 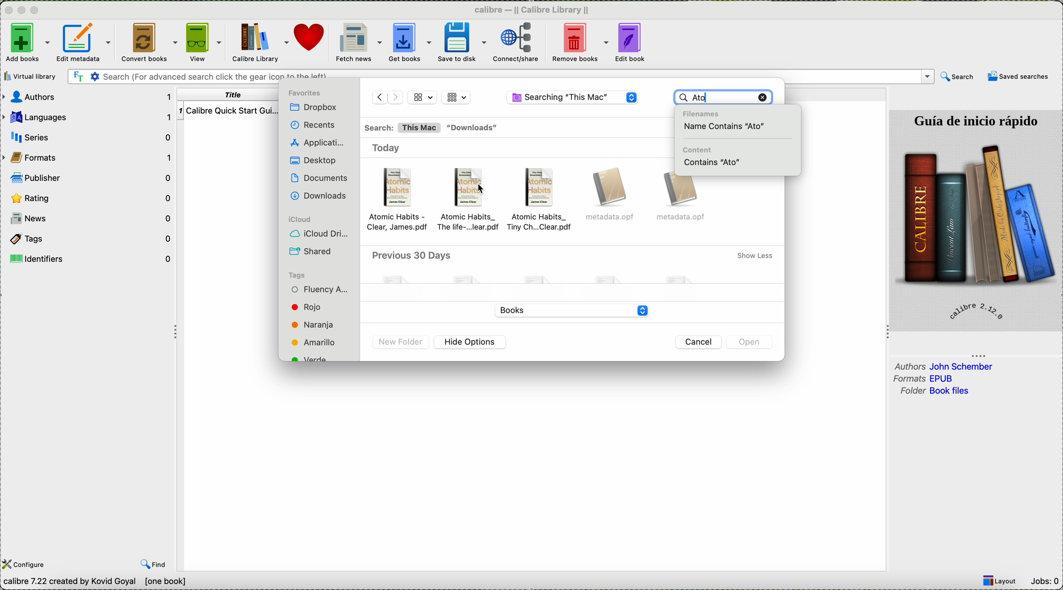 What do you see at coordinates (470, 342) in the screenshot?
I see `hide options` at bounding box center [470, 342].